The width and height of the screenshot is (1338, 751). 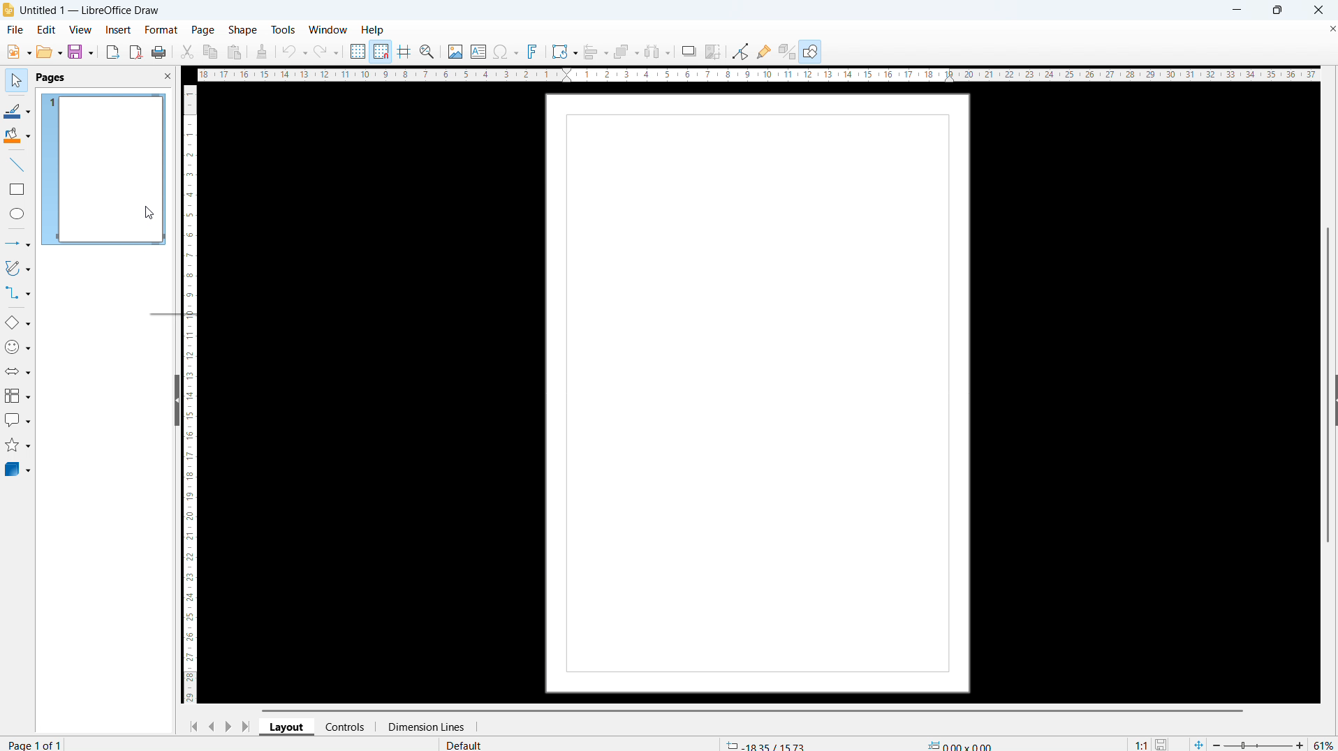 I want to click on help, so click(x=373, y=30).